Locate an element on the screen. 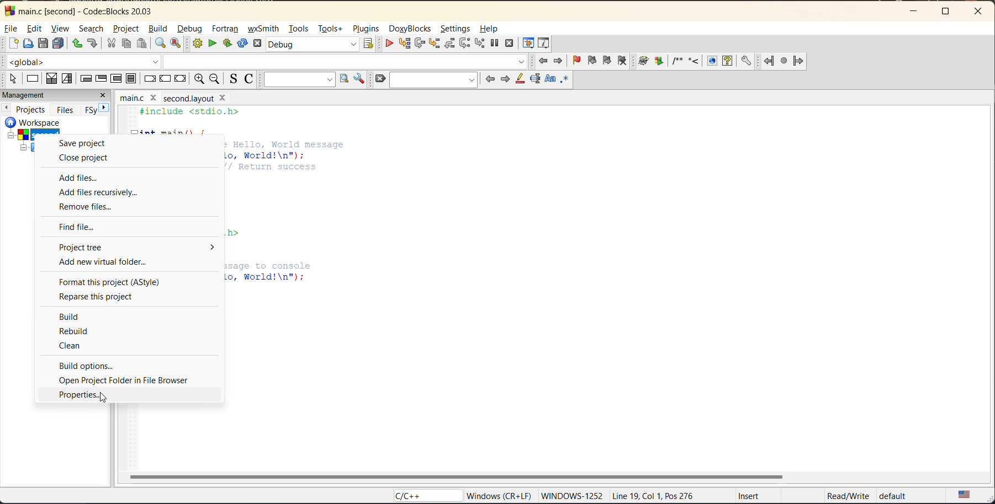 The image size is (995, 504). cursor is located at coordinates (103, 398).